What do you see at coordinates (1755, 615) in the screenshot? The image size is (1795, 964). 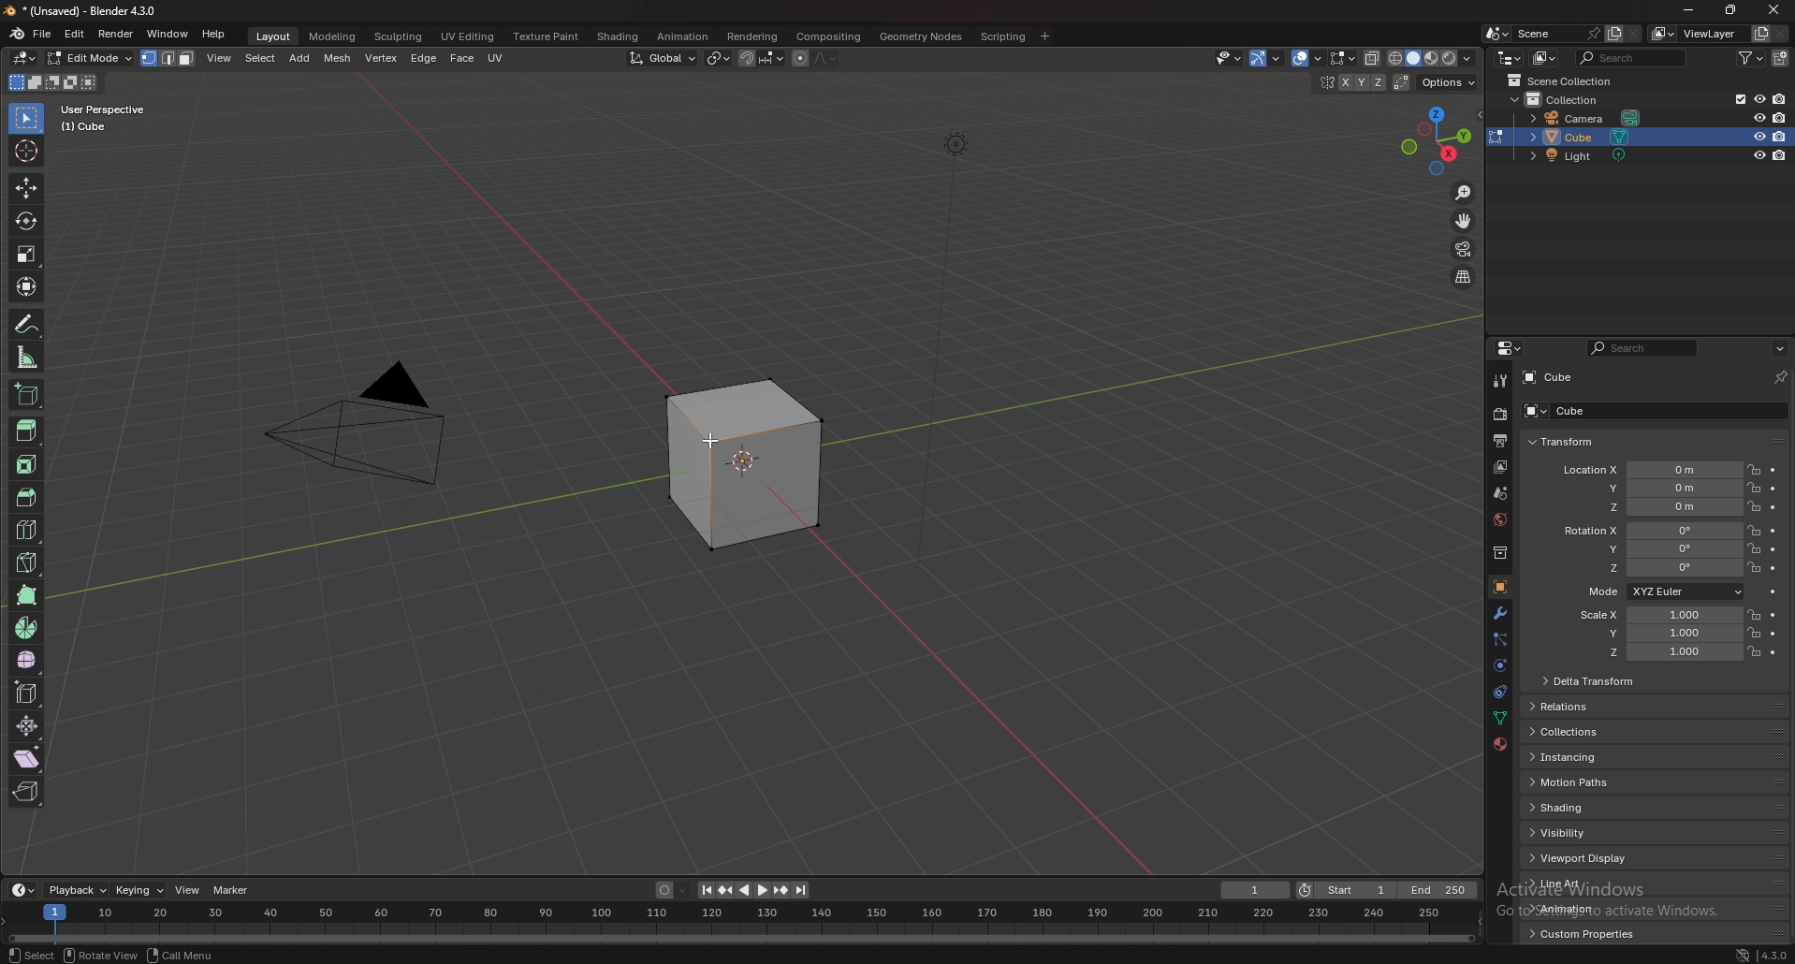 I see `lock location` at bounding box center [1755, 615].